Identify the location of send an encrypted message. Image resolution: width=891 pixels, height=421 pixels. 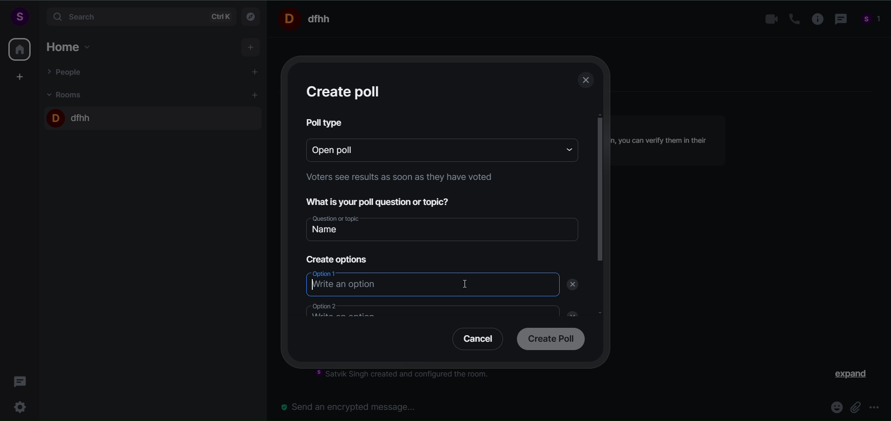
(353, 407).